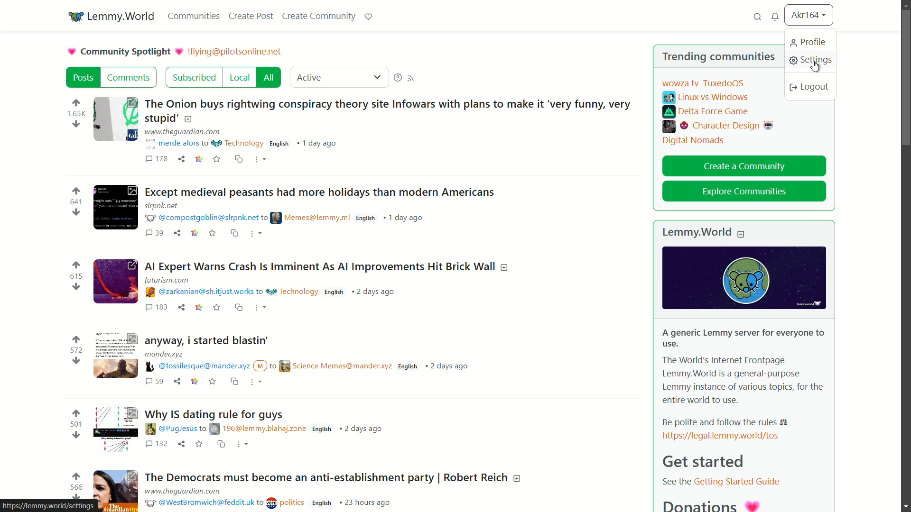  I want to click on cs, so click(234, 231).